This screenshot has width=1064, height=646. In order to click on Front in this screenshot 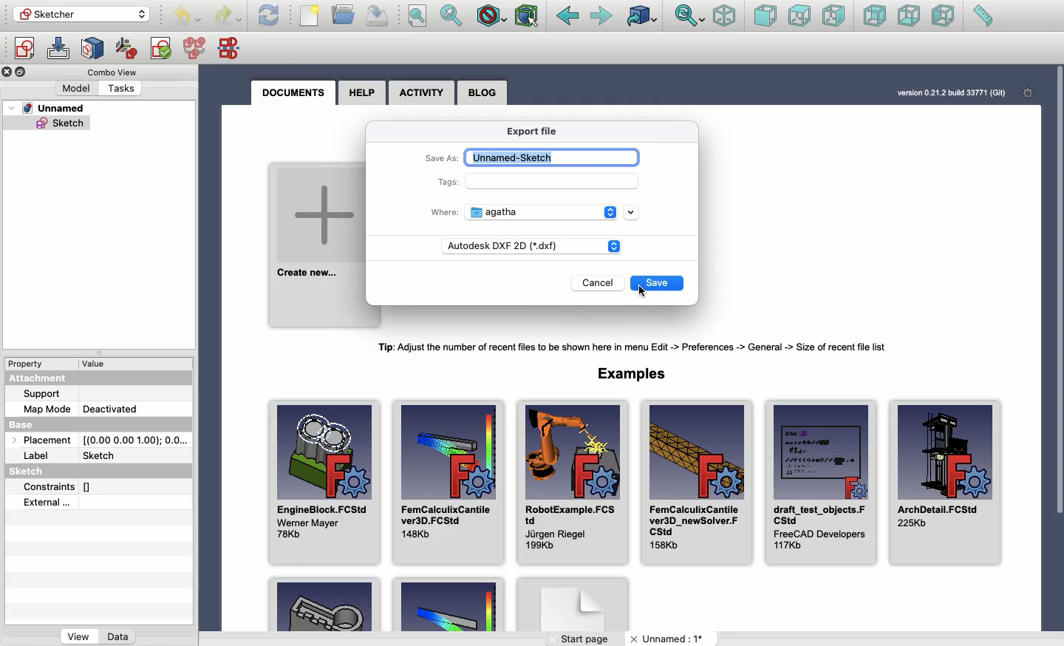, I will do `click(764, 17)`.